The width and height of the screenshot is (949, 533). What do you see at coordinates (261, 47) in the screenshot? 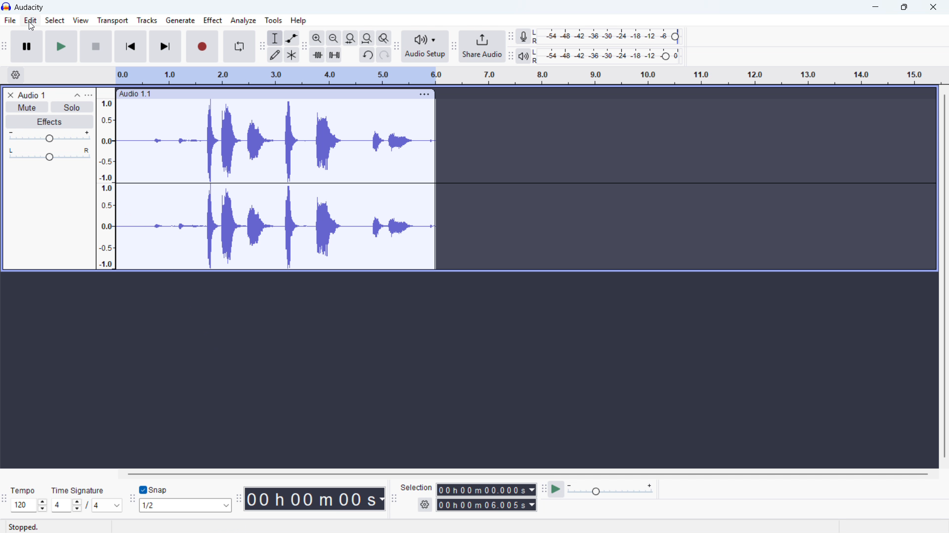
I see `tools toolbar` at bounding box center [261, 47].